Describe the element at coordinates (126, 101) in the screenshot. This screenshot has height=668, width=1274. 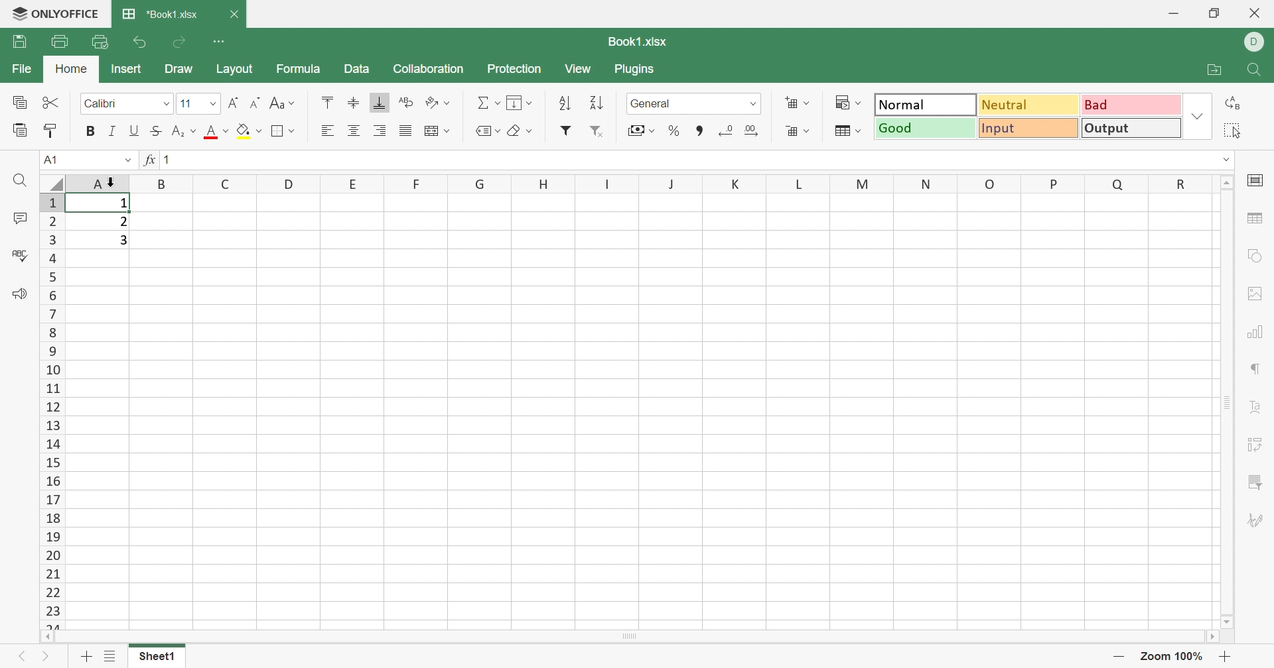
I see `Font` at that location.